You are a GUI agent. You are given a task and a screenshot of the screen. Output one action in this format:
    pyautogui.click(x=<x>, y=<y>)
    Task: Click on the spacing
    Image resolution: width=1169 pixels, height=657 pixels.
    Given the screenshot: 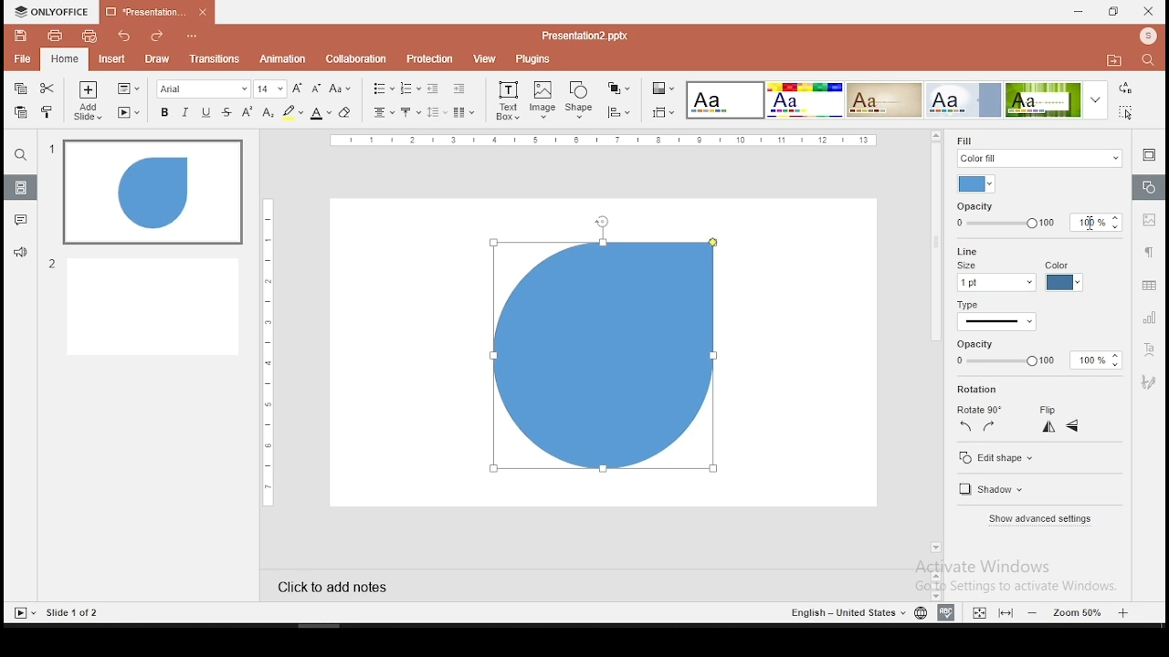 What is the action you would take?
    pyautogui.click(x=436, y=111)
    